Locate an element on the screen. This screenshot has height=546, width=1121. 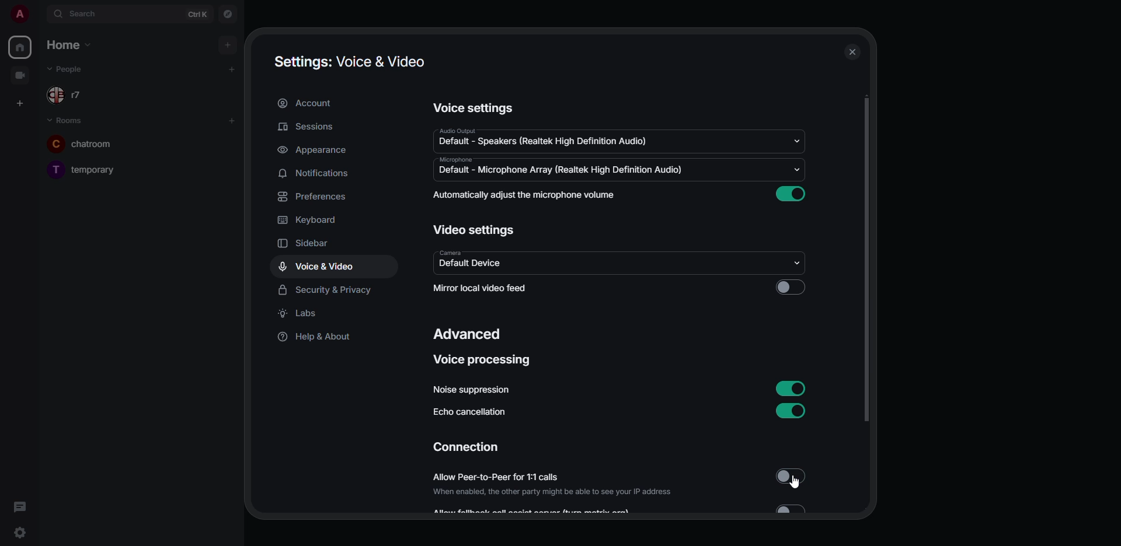
room is located at coordinates (89, 167).